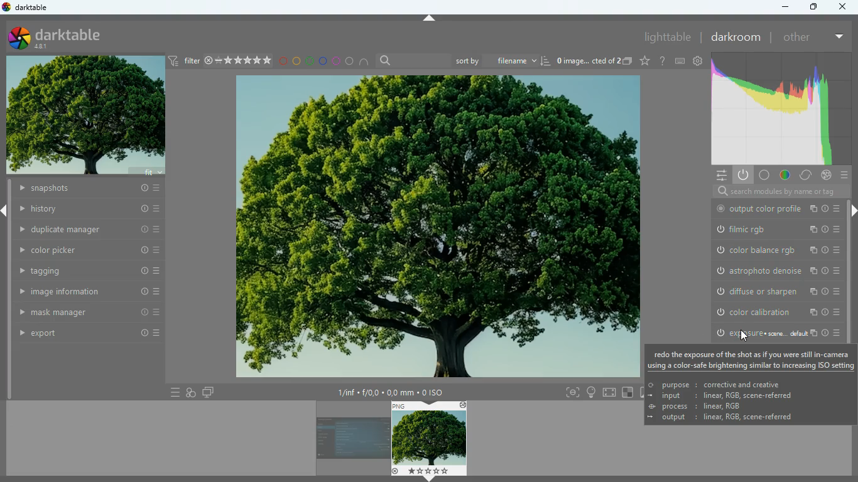 The width and height of the screenshot is (858, 482). What do you see at coordinates (28, 8) in the screenshot?
I see `darktable` at bounding box center [28, 8].